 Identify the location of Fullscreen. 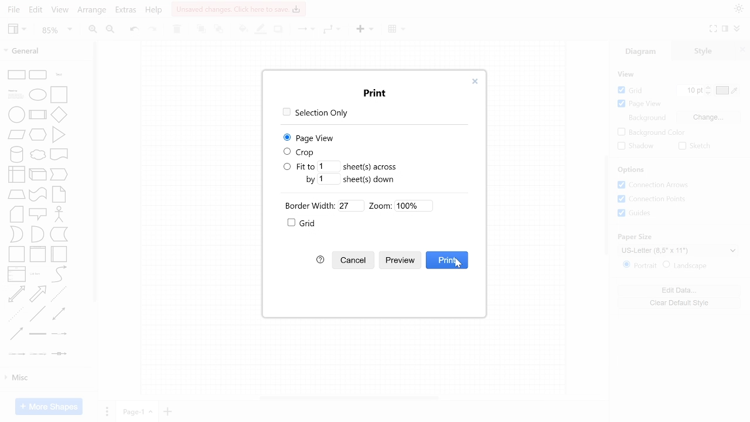
(714, 29).